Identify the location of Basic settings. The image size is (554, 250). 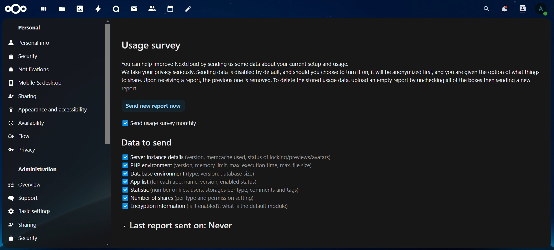
(31, 213).